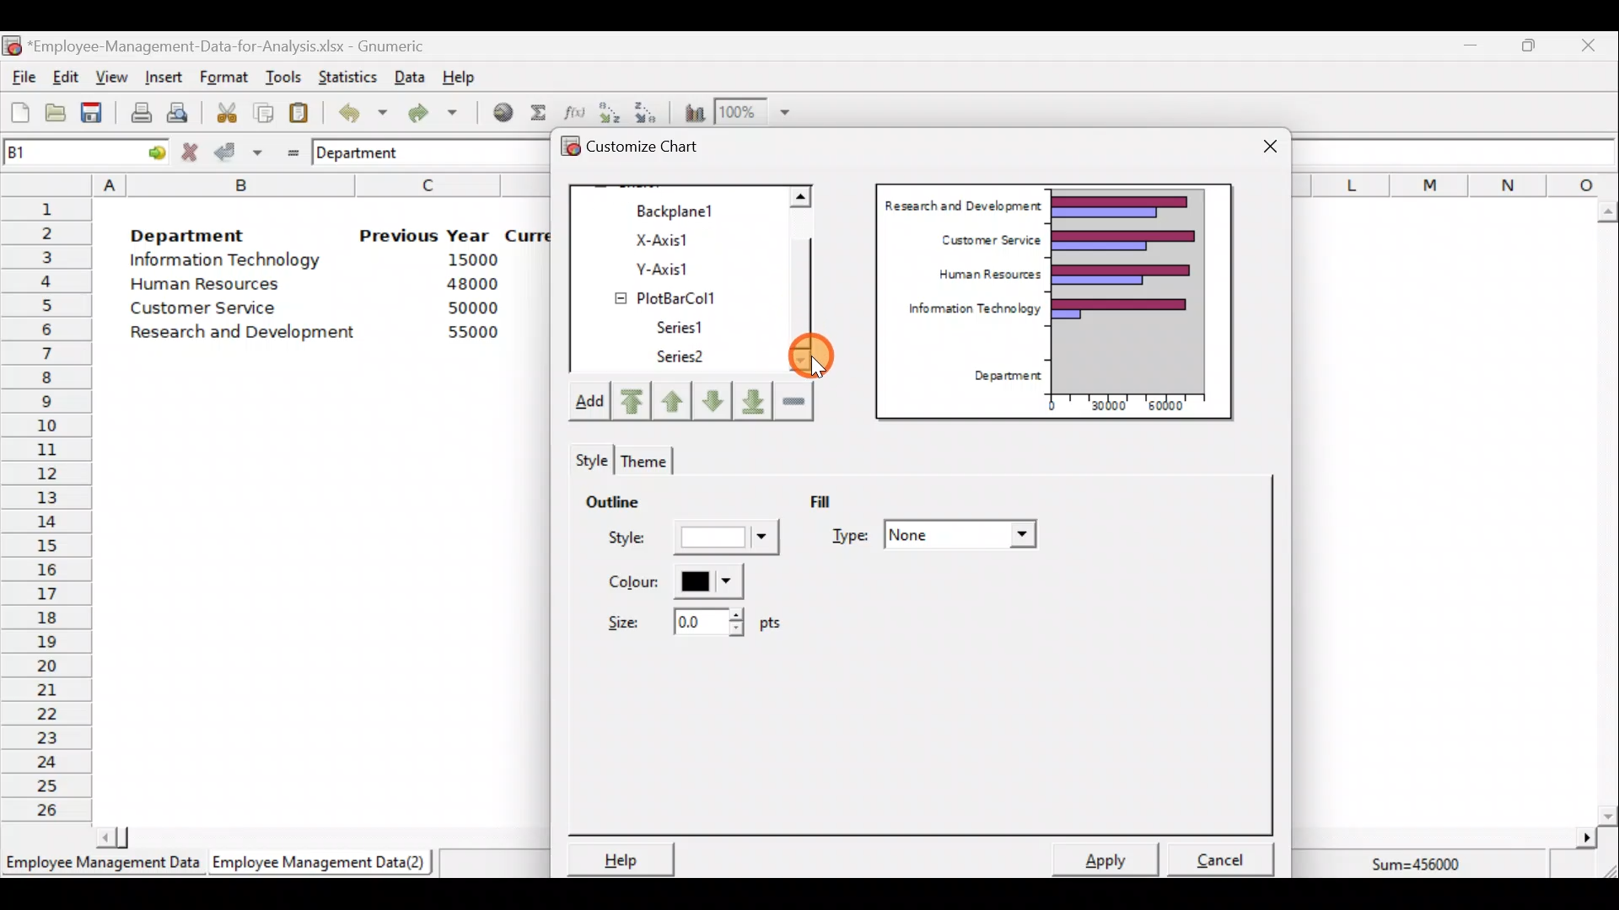  I want to click on Scroll bar, so click(1607, 513).